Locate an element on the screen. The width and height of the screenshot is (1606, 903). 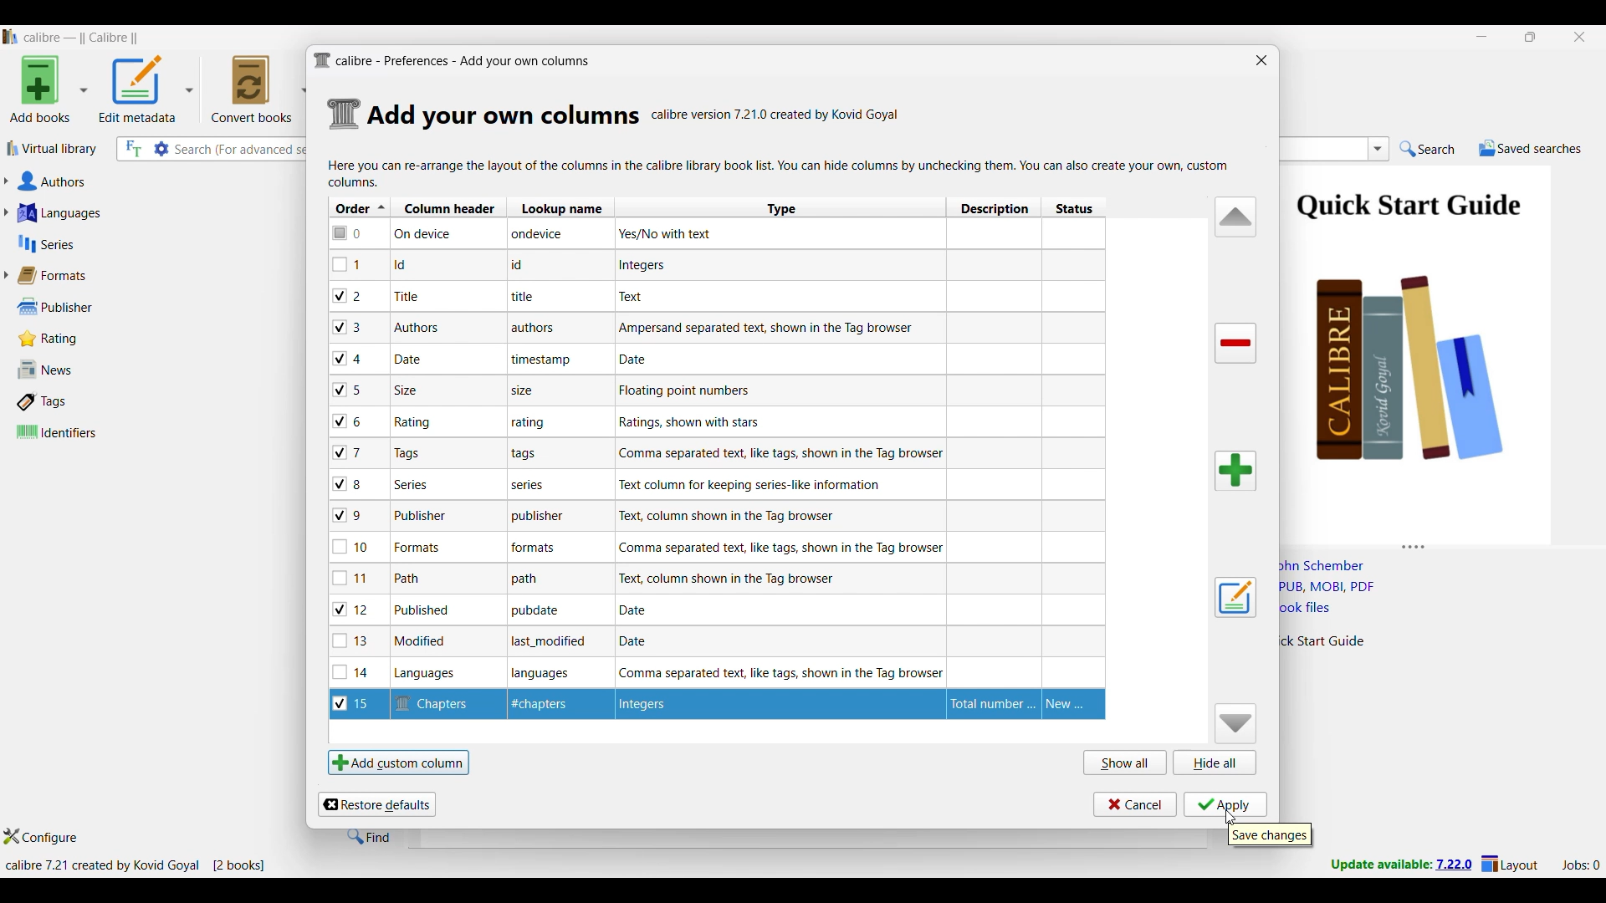
checkbox - 11 is located at coordinates (353, 578).